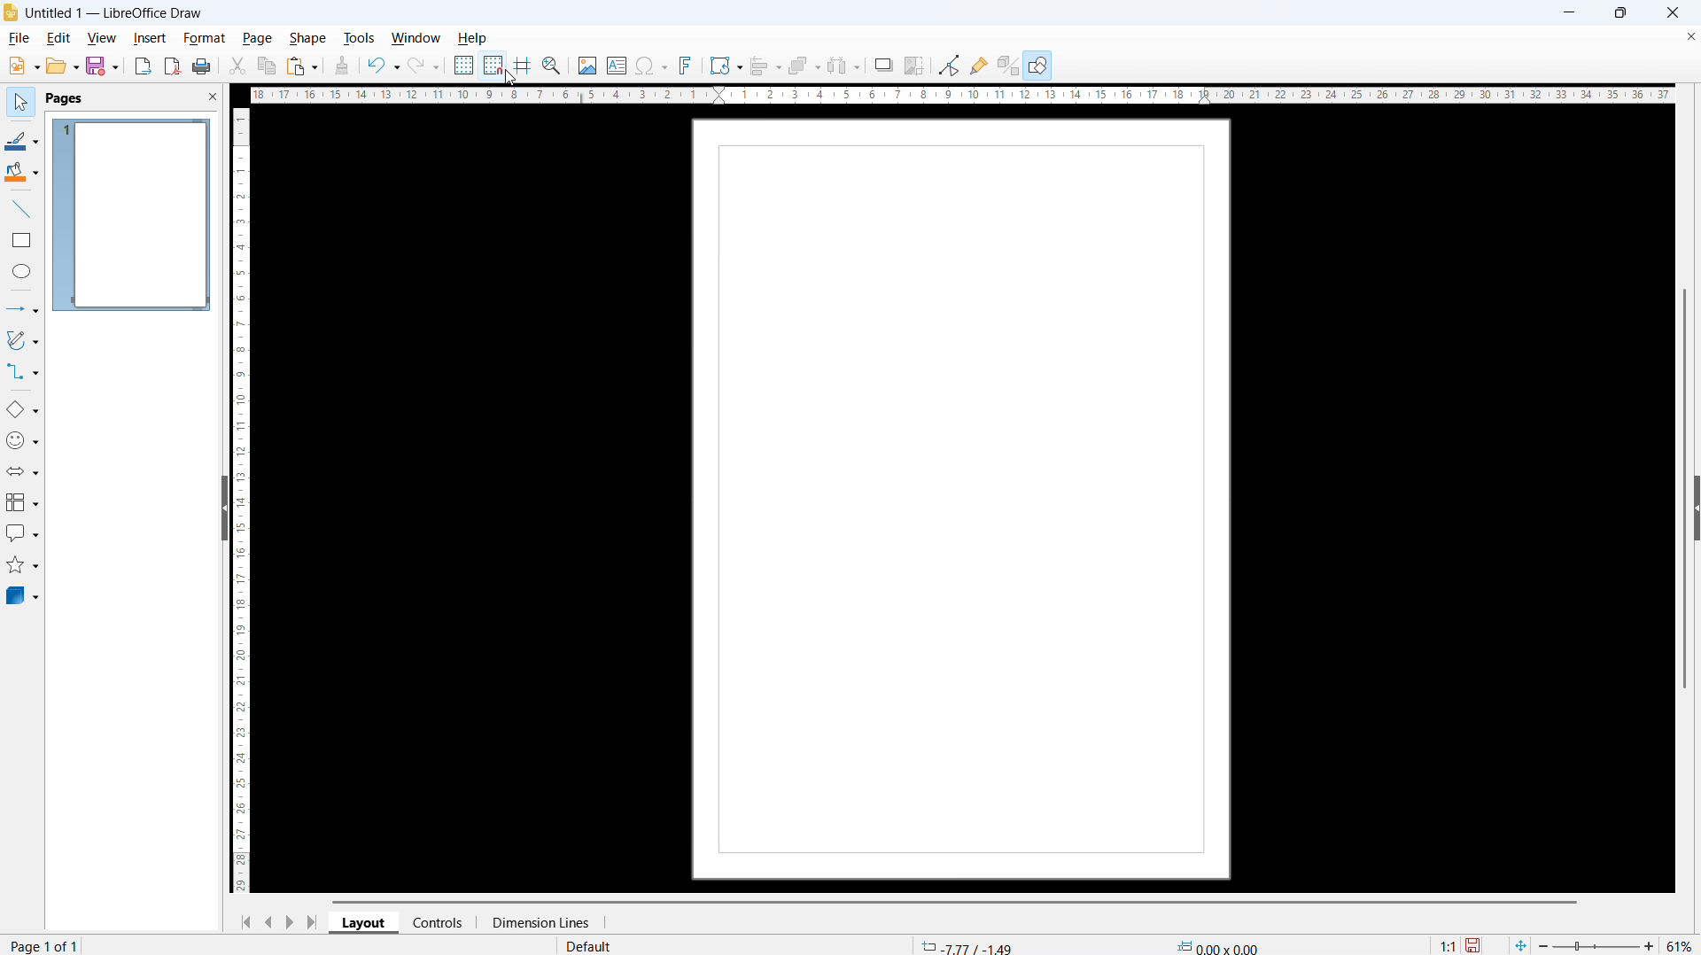 The image size is (1701, 955). I want to click on Crop image , so click(916, 66).